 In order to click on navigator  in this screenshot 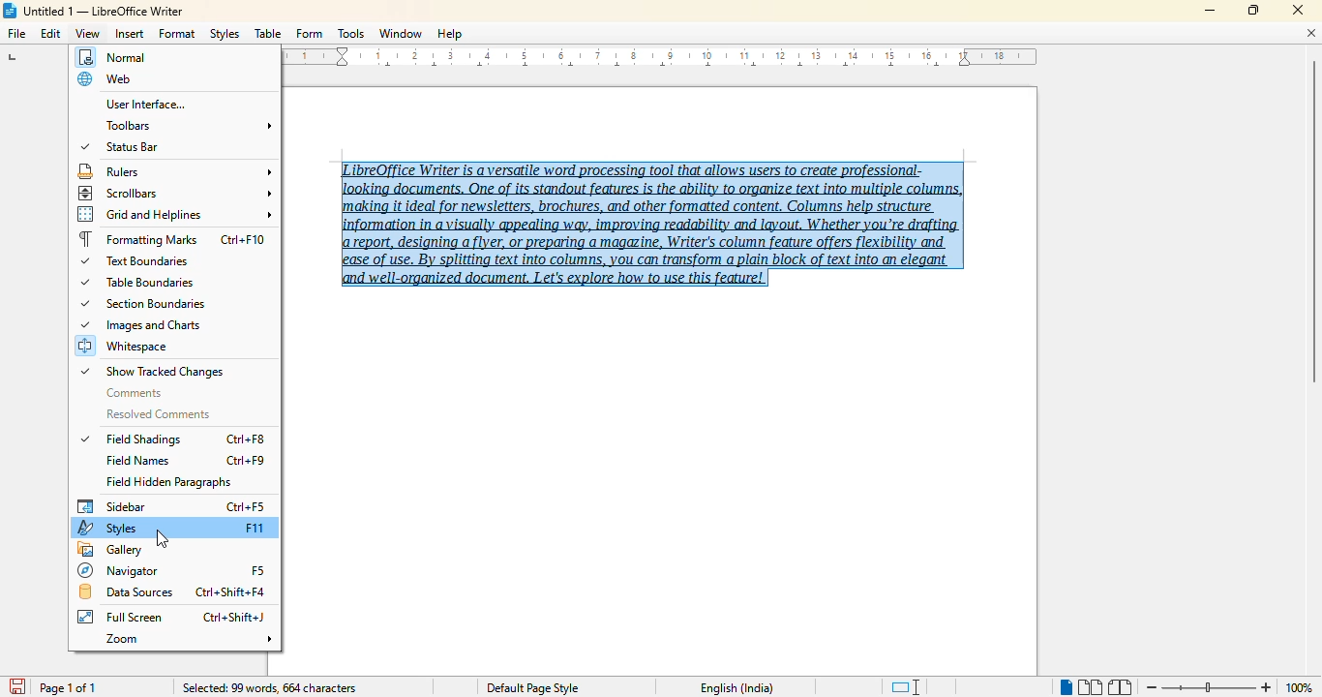, I will do `click(171, 570)`.